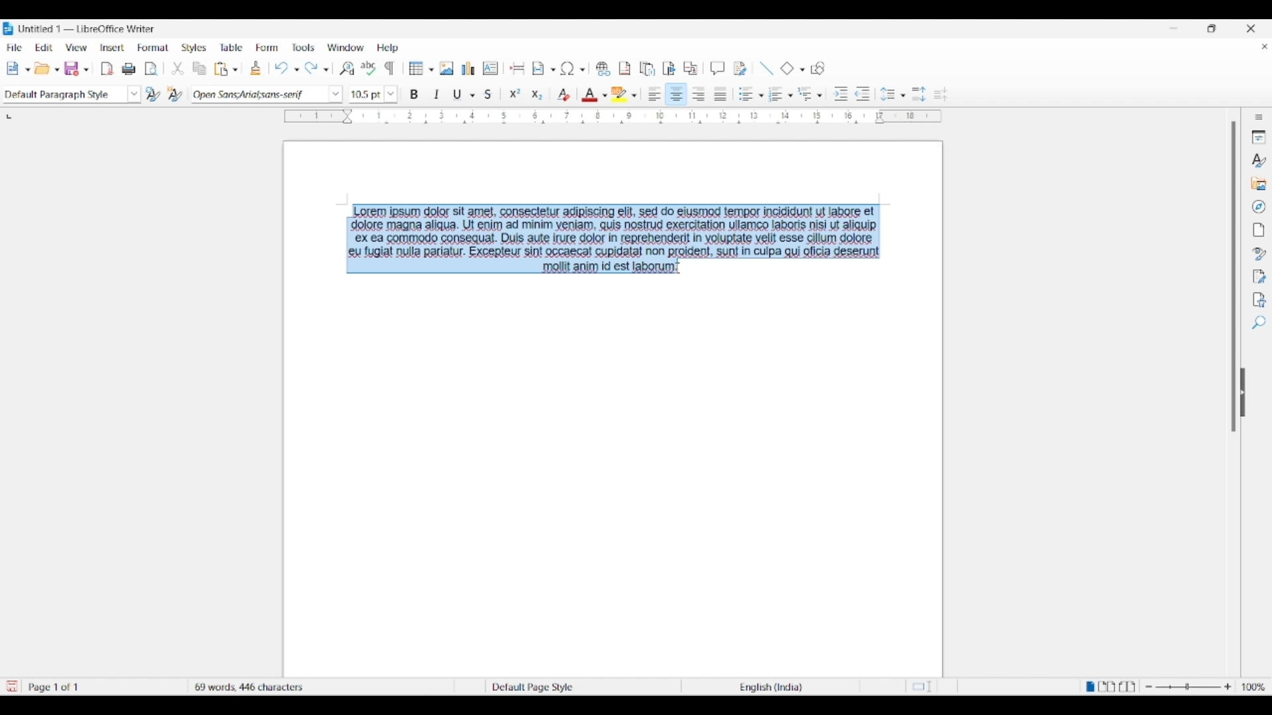  Describe the element at coordinates (590, 95) in the screenshot. I see `Selected color for font` at that location.